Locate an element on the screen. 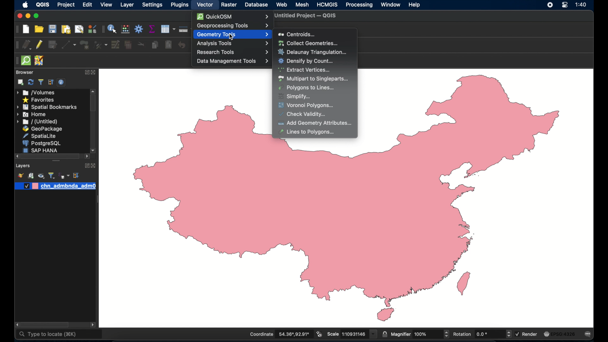 Image resolution: width=608 pixels, height=342 pixels. close is located at coordinates (19, 16).